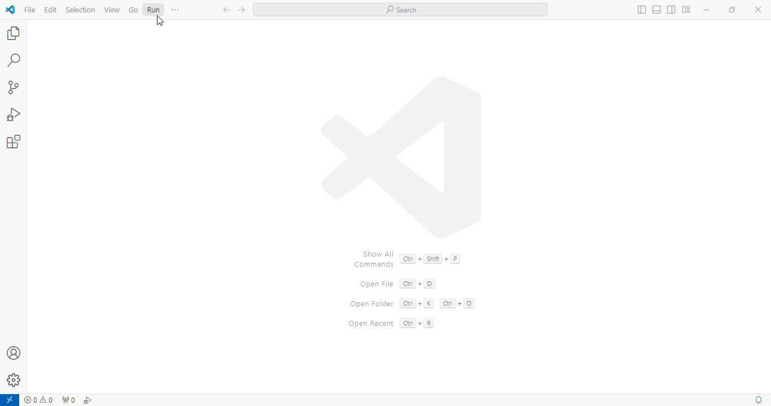 Image resolution: width=771 pixels, height=406 pixels. I want to click on logo, so click(402, 156).